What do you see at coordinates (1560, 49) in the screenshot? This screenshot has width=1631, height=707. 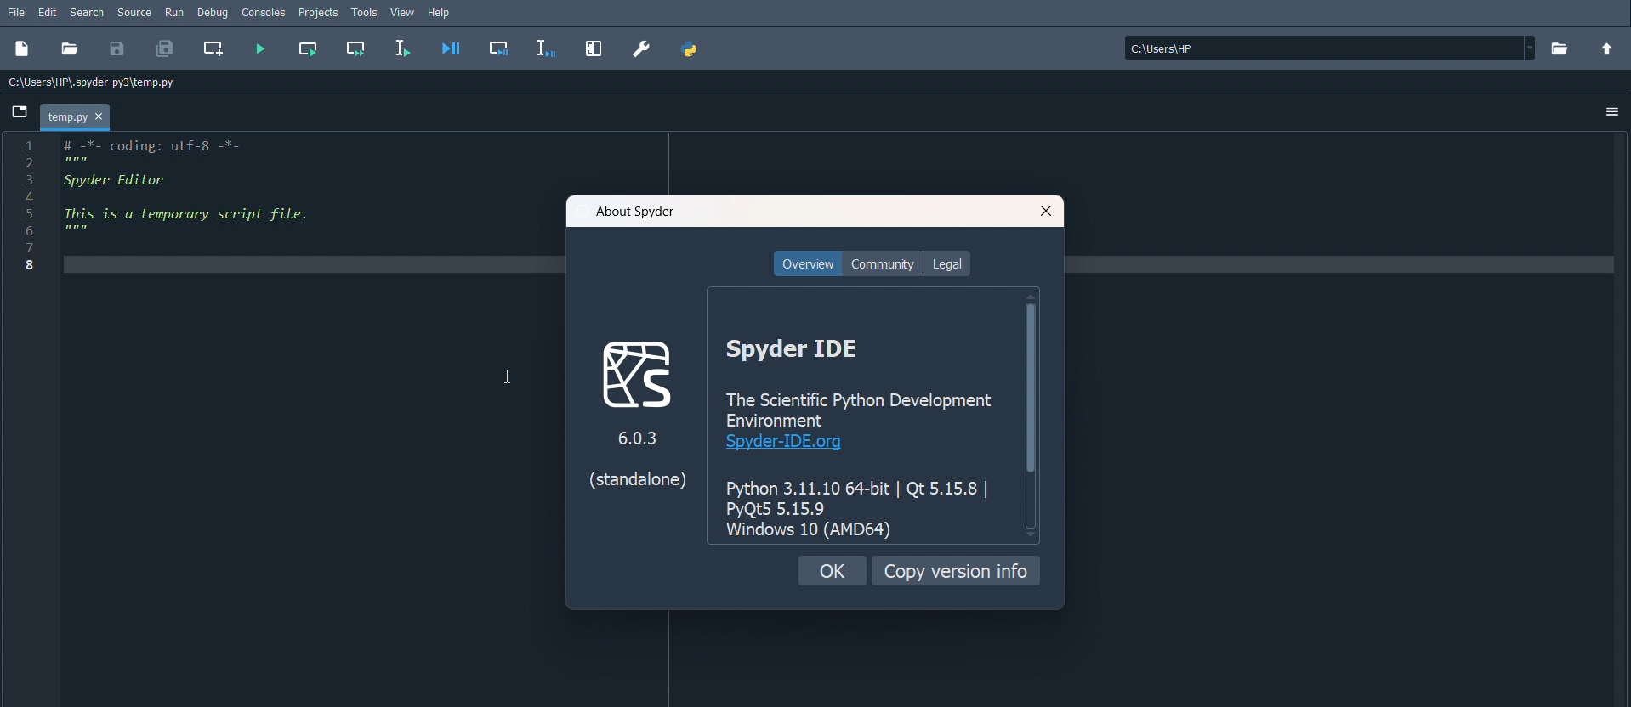 I see `Browse a working directory` at bounding box center [1560, 49].